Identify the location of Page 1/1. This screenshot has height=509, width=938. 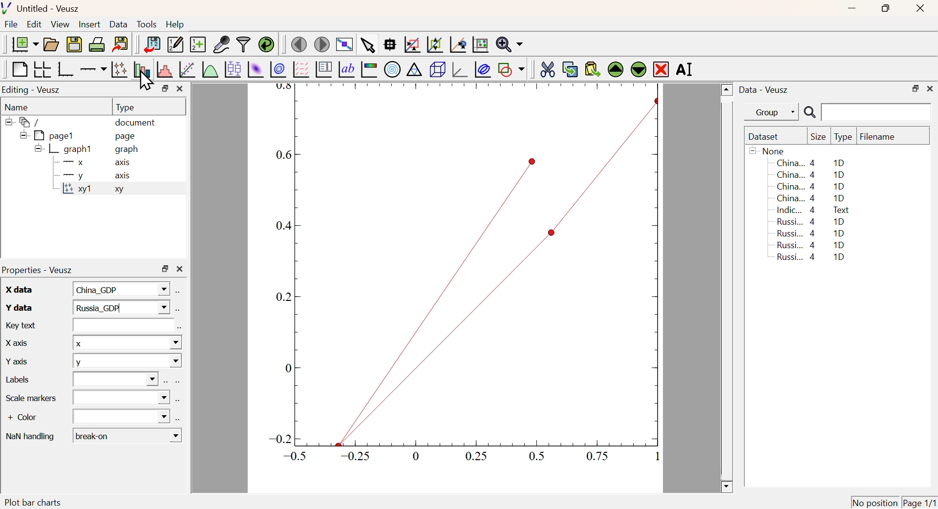
(918, 502).